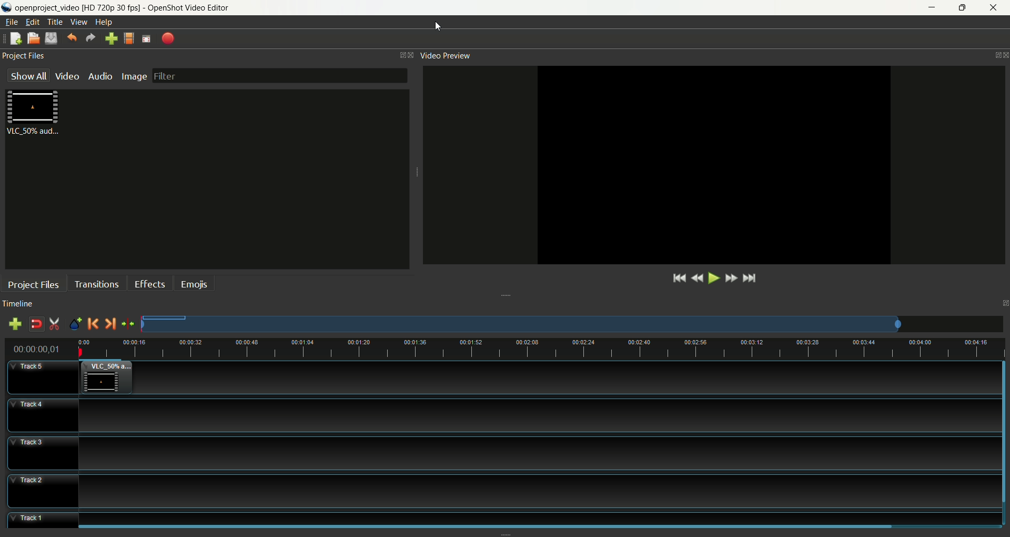 The height and width of the screenshot is (537, 1010). What do you see at coordinates (964, 8) in the screenshot?
I see `maximize` at bounding box center [964, 8].